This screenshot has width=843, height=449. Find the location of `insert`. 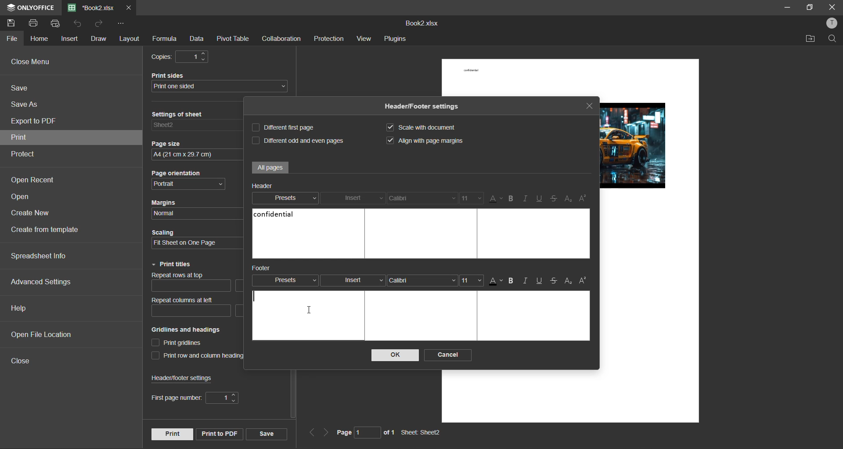

insert is located at coordinates (353, 281).